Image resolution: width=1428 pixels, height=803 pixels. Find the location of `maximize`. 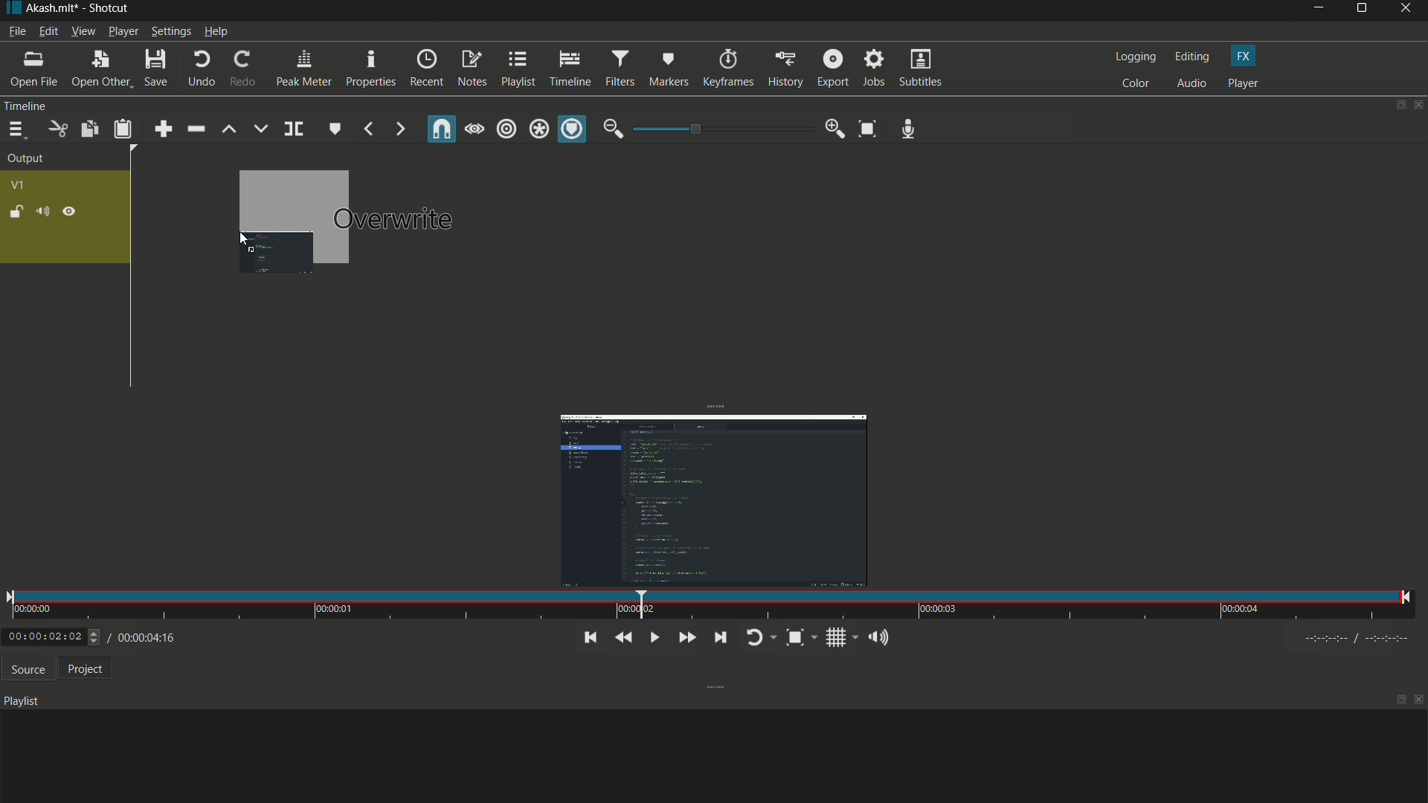

maximize is located at coordinates (1363, 11).